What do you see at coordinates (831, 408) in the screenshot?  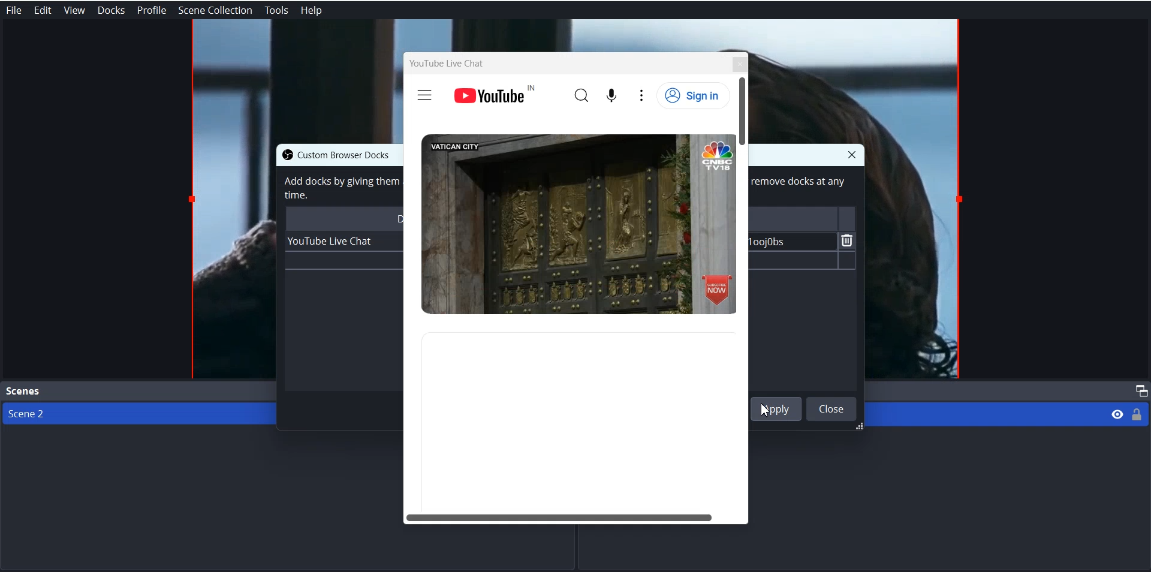 I see `Close` at bounding box center [831, 408].